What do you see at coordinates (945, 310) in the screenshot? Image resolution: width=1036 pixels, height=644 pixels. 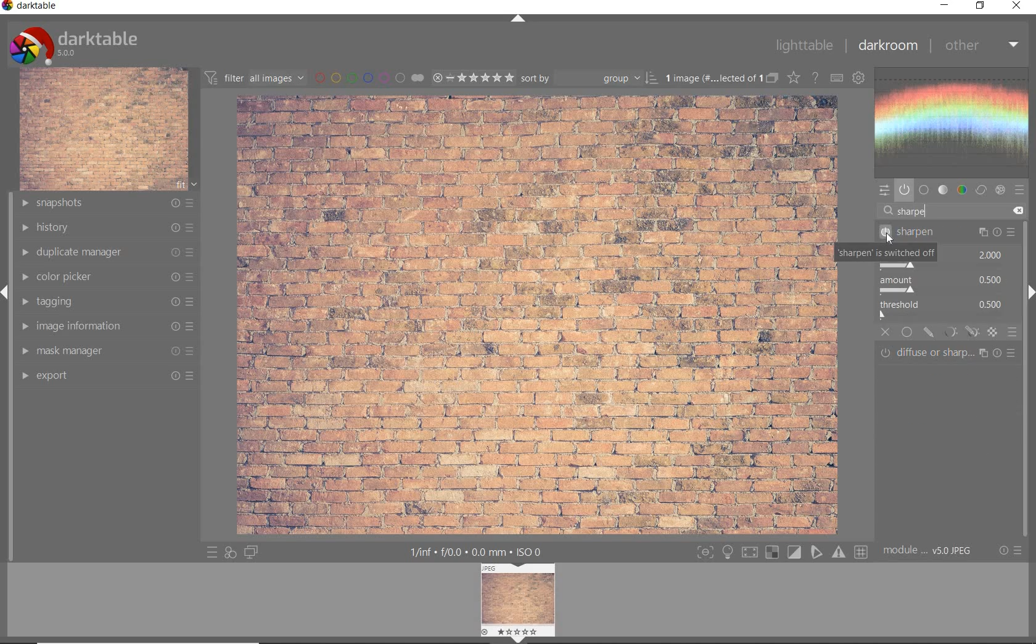 I see `THRESHOLD 0.500` at bounding box center [945, 310].